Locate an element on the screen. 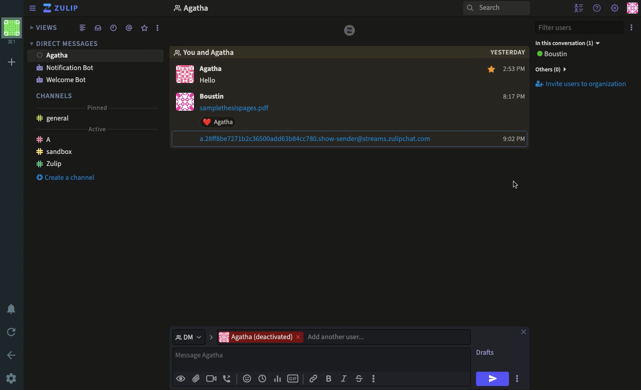 This screenshot has width=641, height=390. Profile is located at coordinates (633, 8).